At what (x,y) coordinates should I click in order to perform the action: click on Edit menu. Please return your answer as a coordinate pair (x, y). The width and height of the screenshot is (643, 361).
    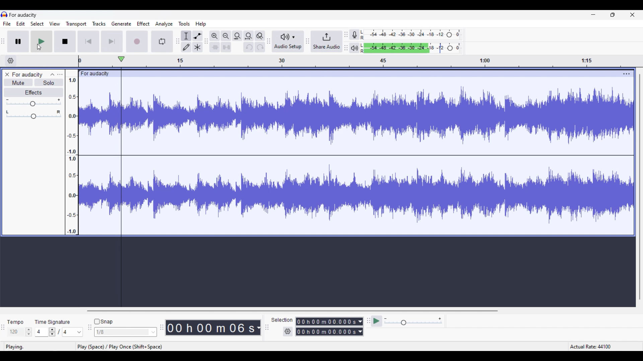
    Looking at the image, I should click on (21, 24).